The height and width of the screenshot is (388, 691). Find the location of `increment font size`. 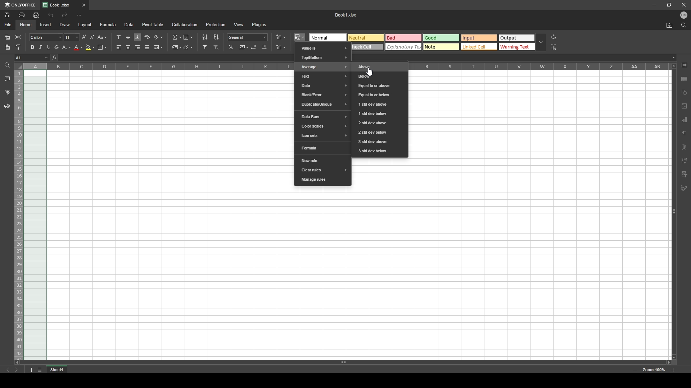

increment font size is located at coordinates (83, 37).